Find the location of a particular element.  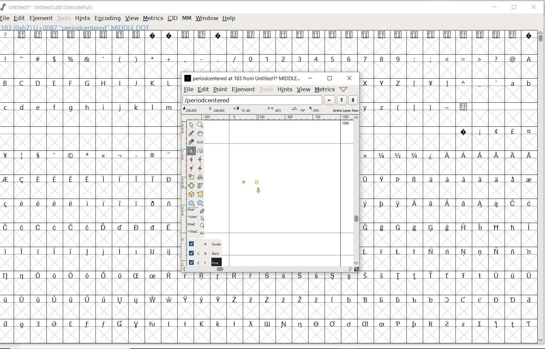

glyph name is located at coordinates (242, 78).